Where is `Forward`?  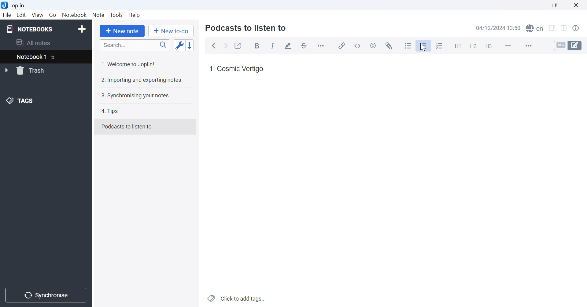 Forward is located at coordinates (227, 46).